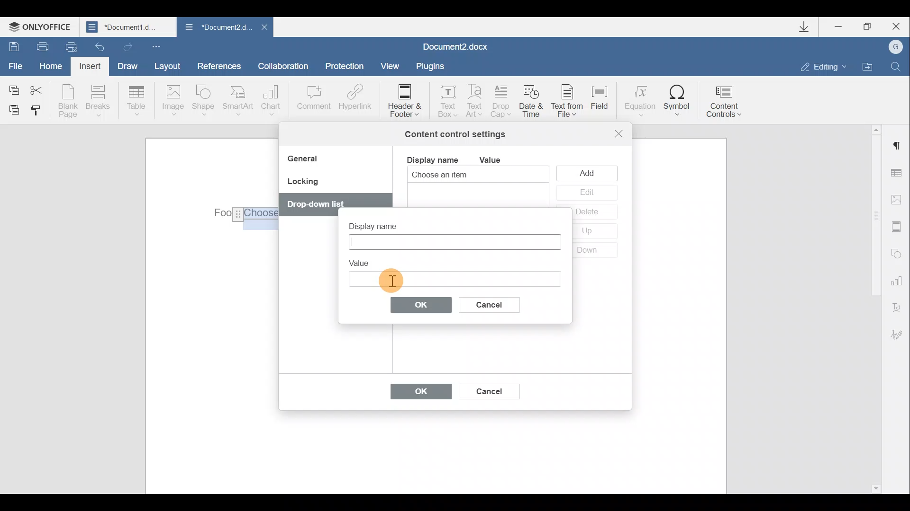 The image size is (910, 511). Describe the element at coordinates (453, 242) in the screenshot. I see `Text box` at that location.